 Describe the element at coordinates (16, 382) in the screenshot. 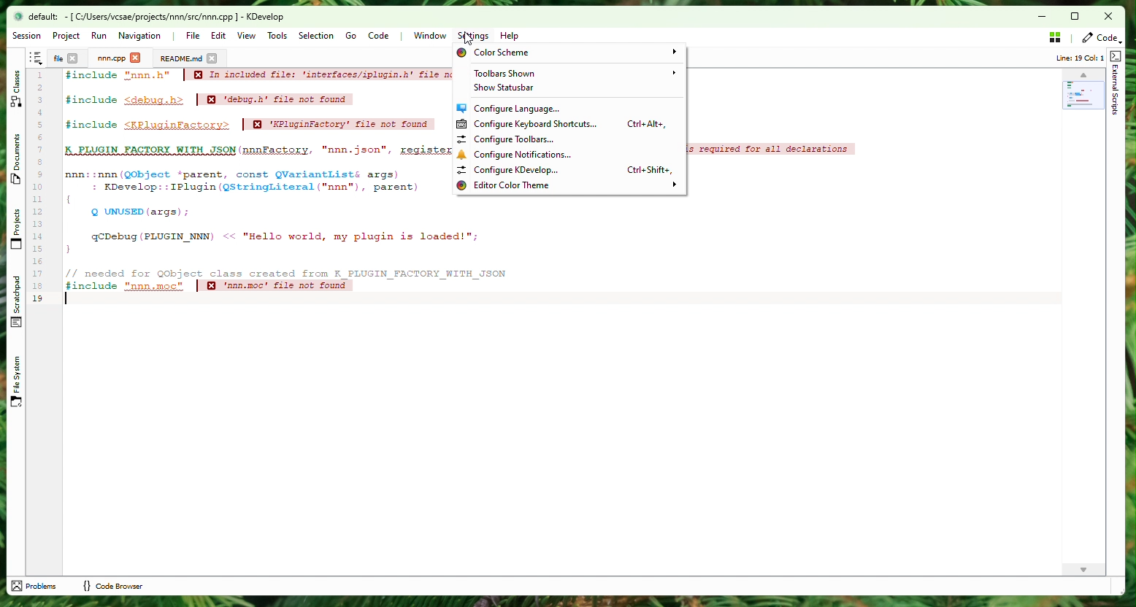

I see `File System` at that location.